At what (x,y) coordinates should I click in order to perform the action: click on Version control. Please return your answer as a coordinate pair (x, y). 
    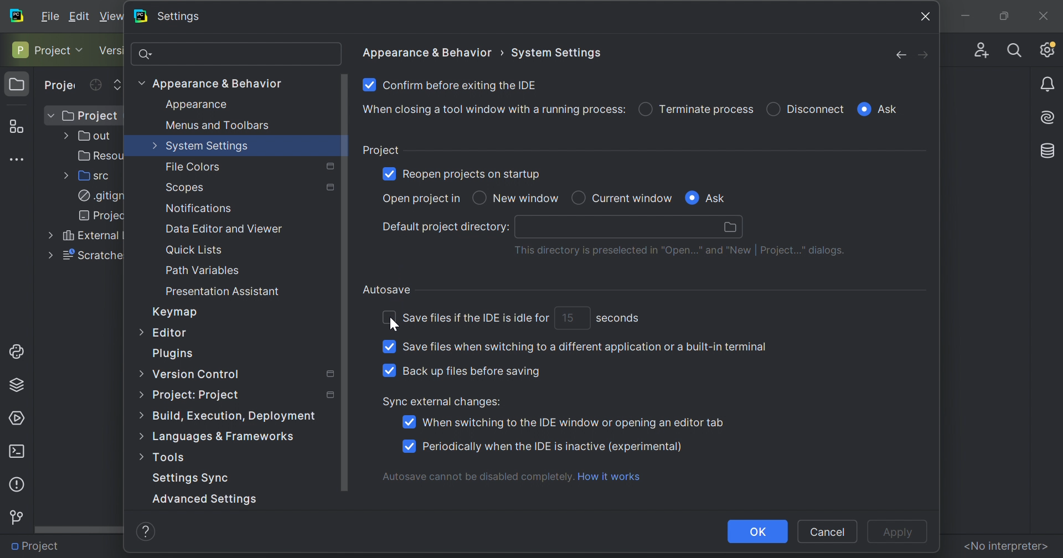
    Looking at the image, I should click on (16, 518).